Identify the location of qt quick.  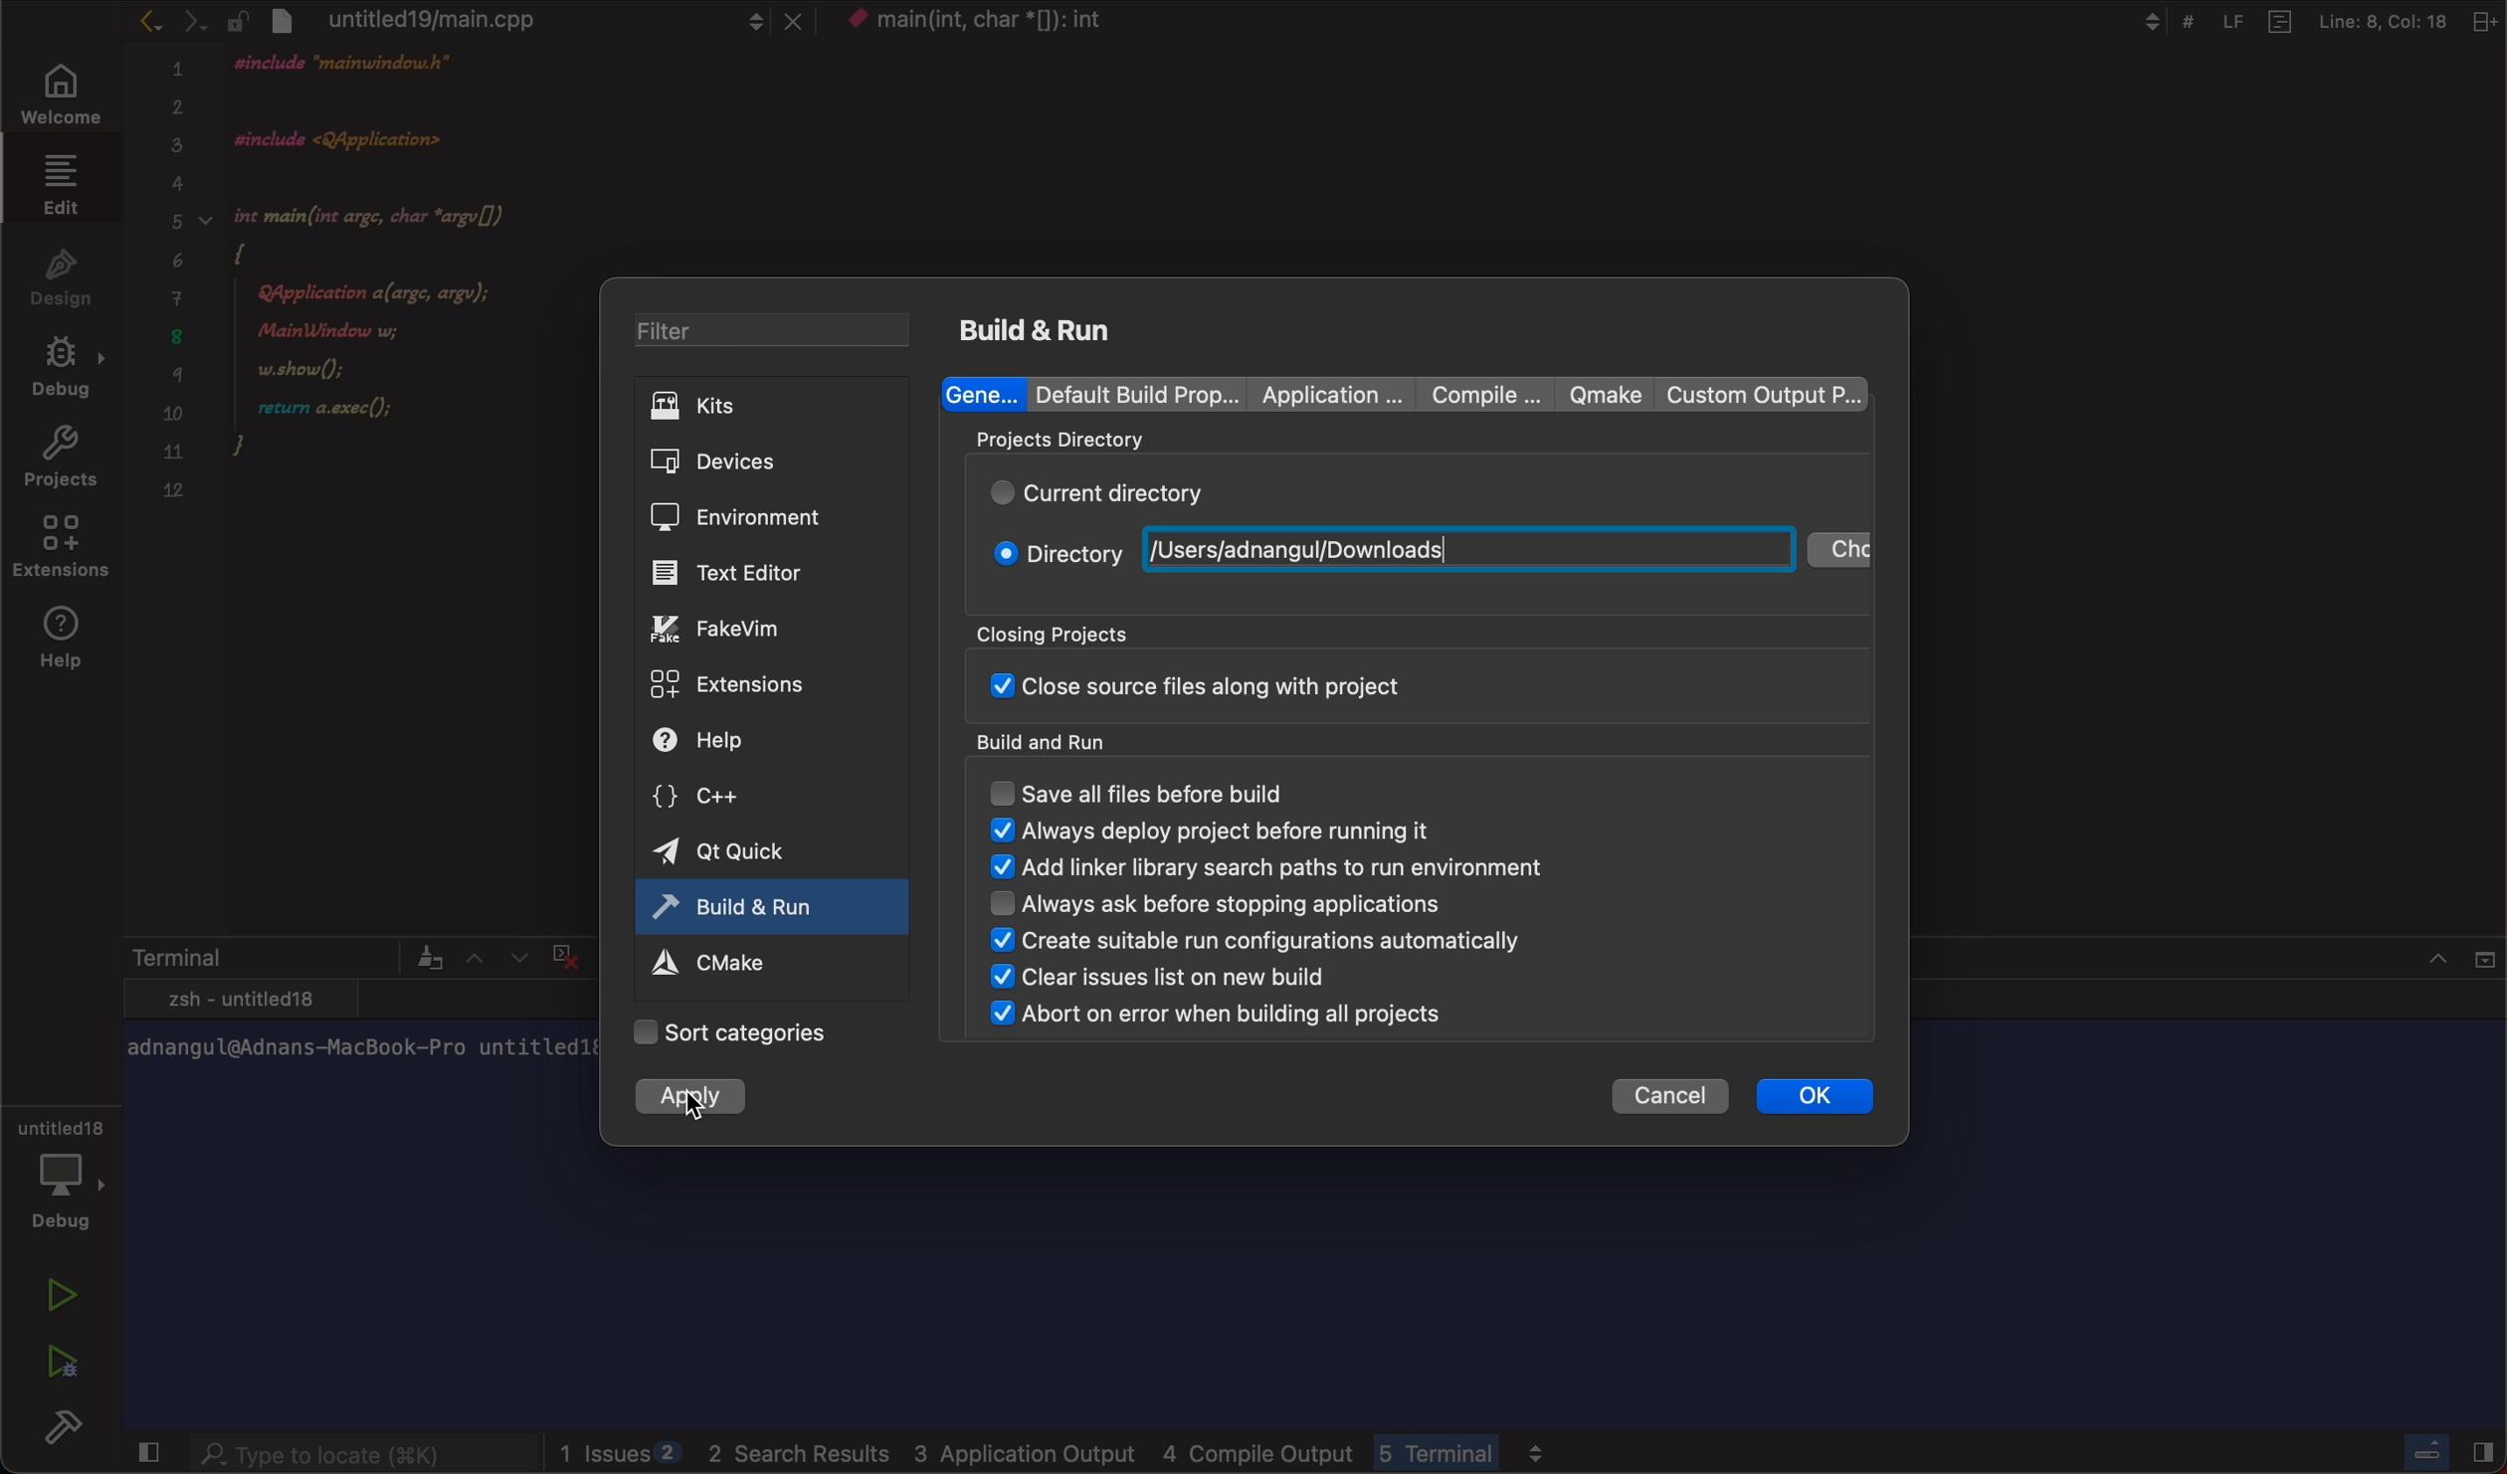
(735, 849).